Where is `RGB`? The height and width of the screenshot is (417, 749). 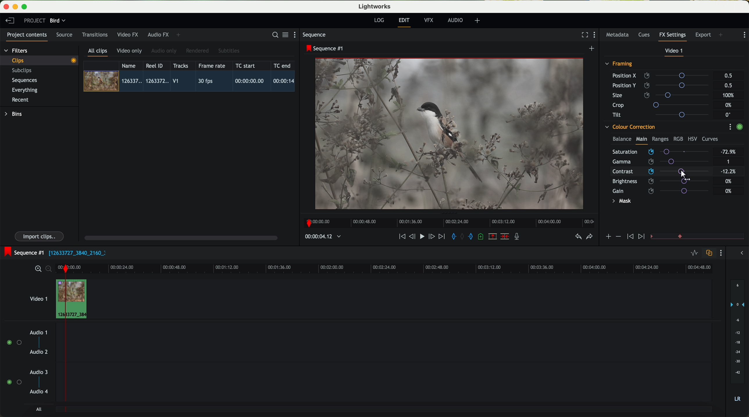 RGB is located at coordinates (678, 138).